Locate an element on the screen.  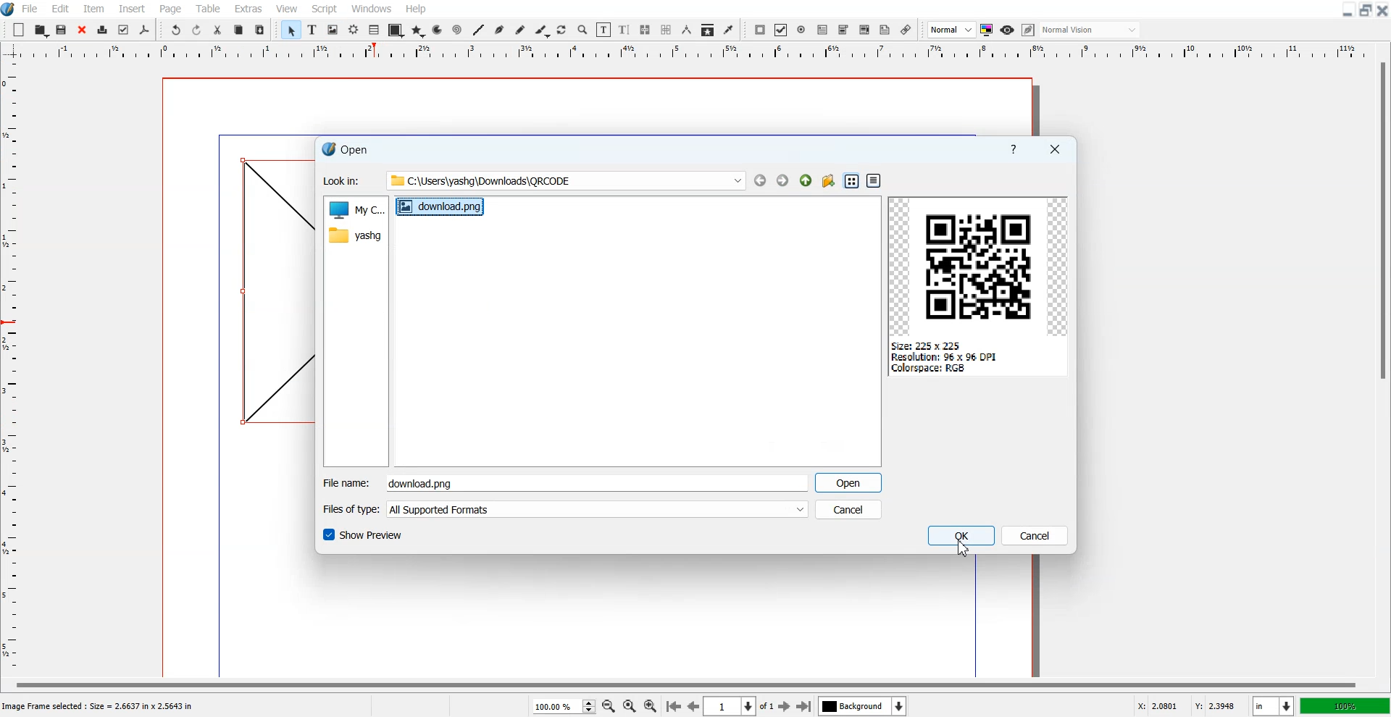
Shape is located at coordinates (395, 31).